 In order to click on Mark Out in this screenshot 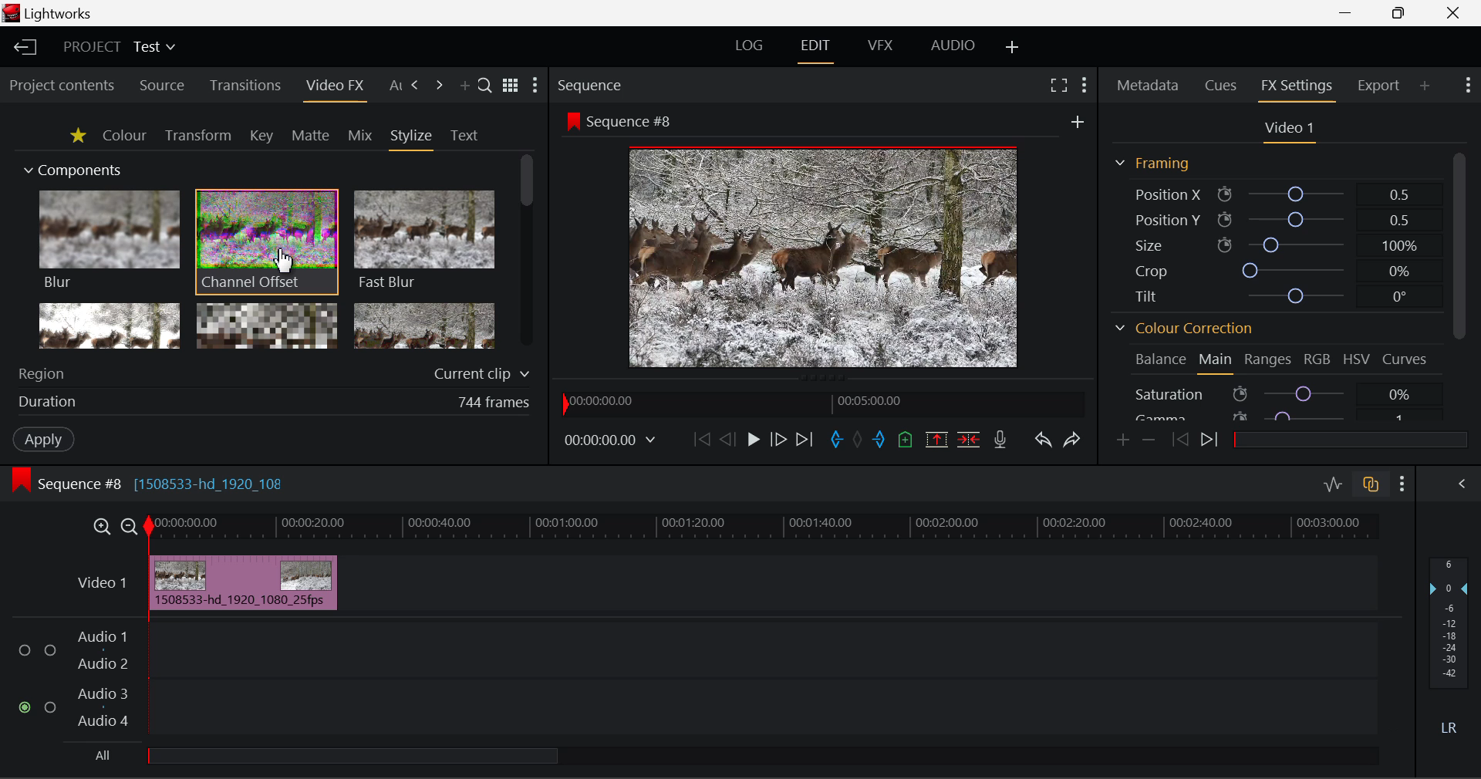, I will do `click(878, 440)`.